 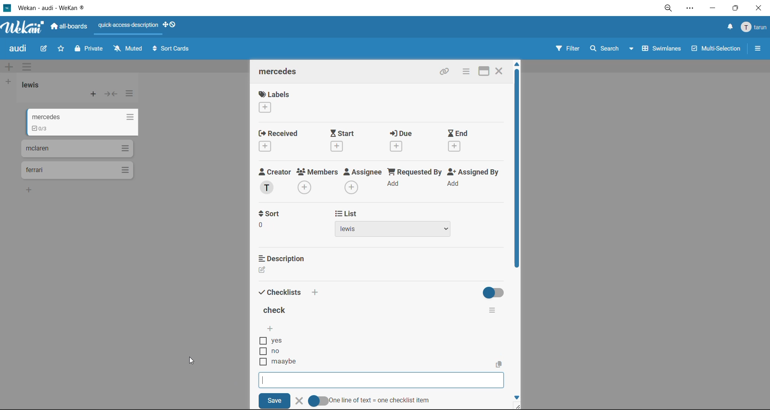 What do you see at coordinates (613, 48) in the screenshot?
I see `search` at bounding box center [613, 48].